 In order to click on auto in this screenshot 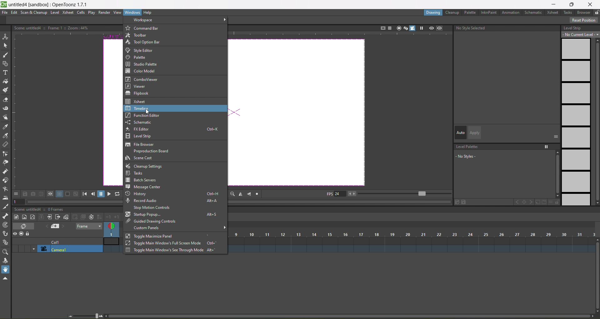, I will do `click(461, 133)`.